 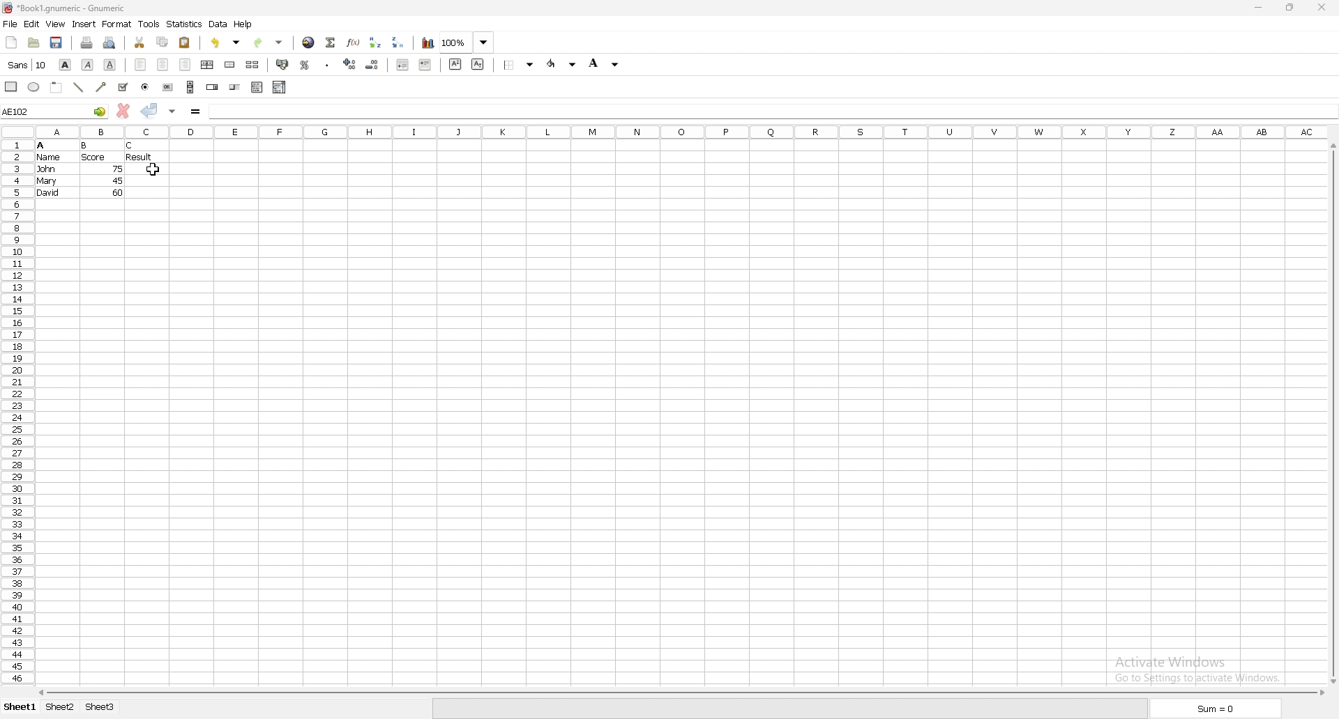 I want to click on sort descending, so click(x=398, y=42).